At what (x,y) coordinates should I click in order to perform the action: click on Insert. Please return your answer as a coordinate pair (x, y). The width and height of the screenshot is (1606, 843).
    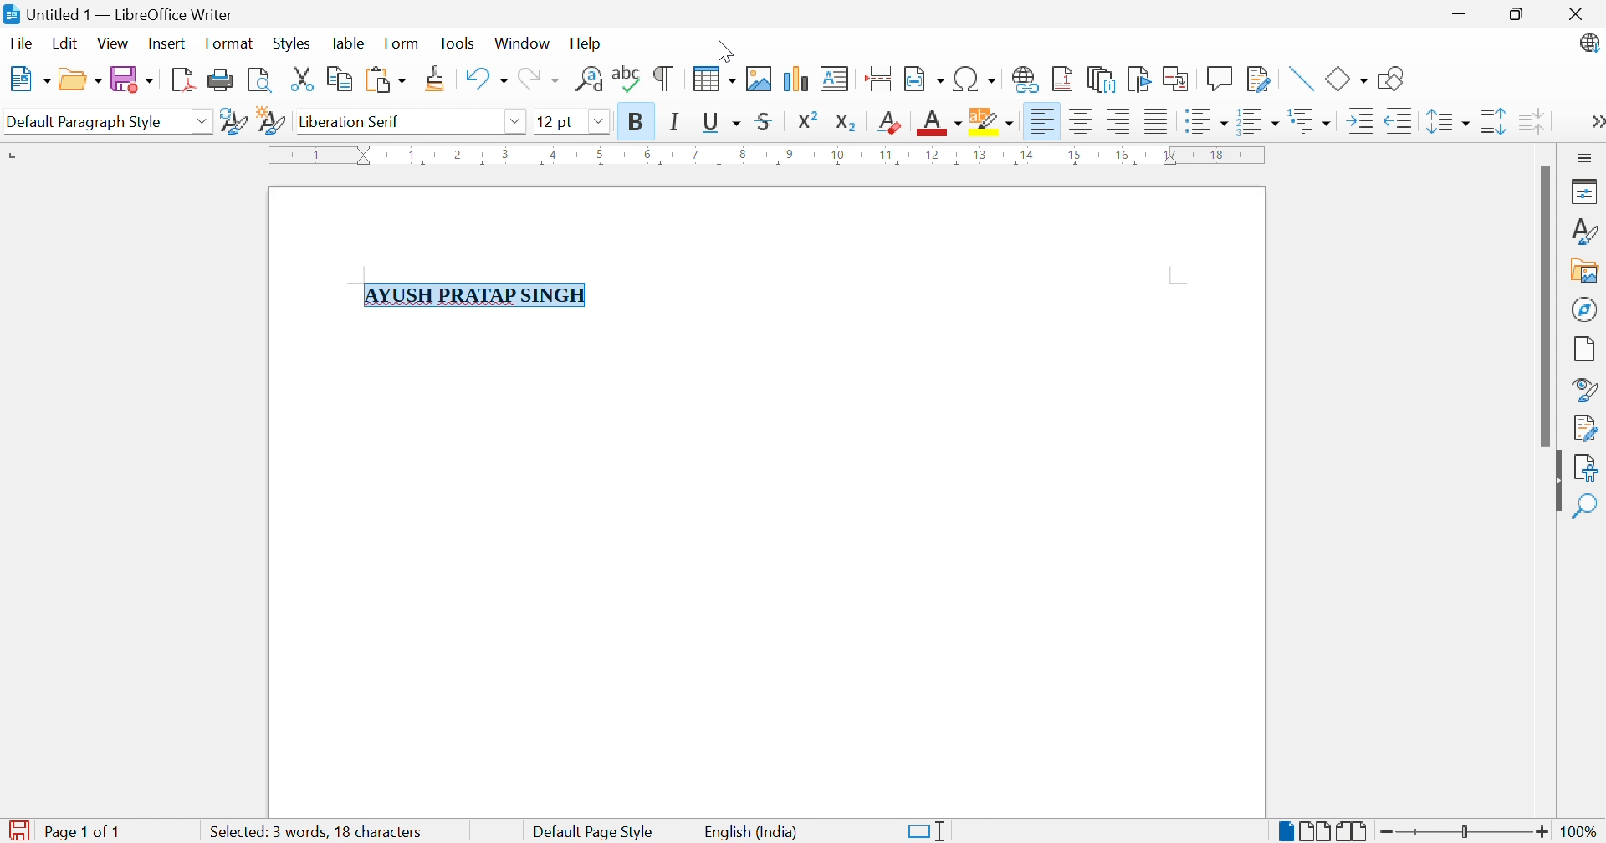
    Looking at the image, I should click on (169, 42).